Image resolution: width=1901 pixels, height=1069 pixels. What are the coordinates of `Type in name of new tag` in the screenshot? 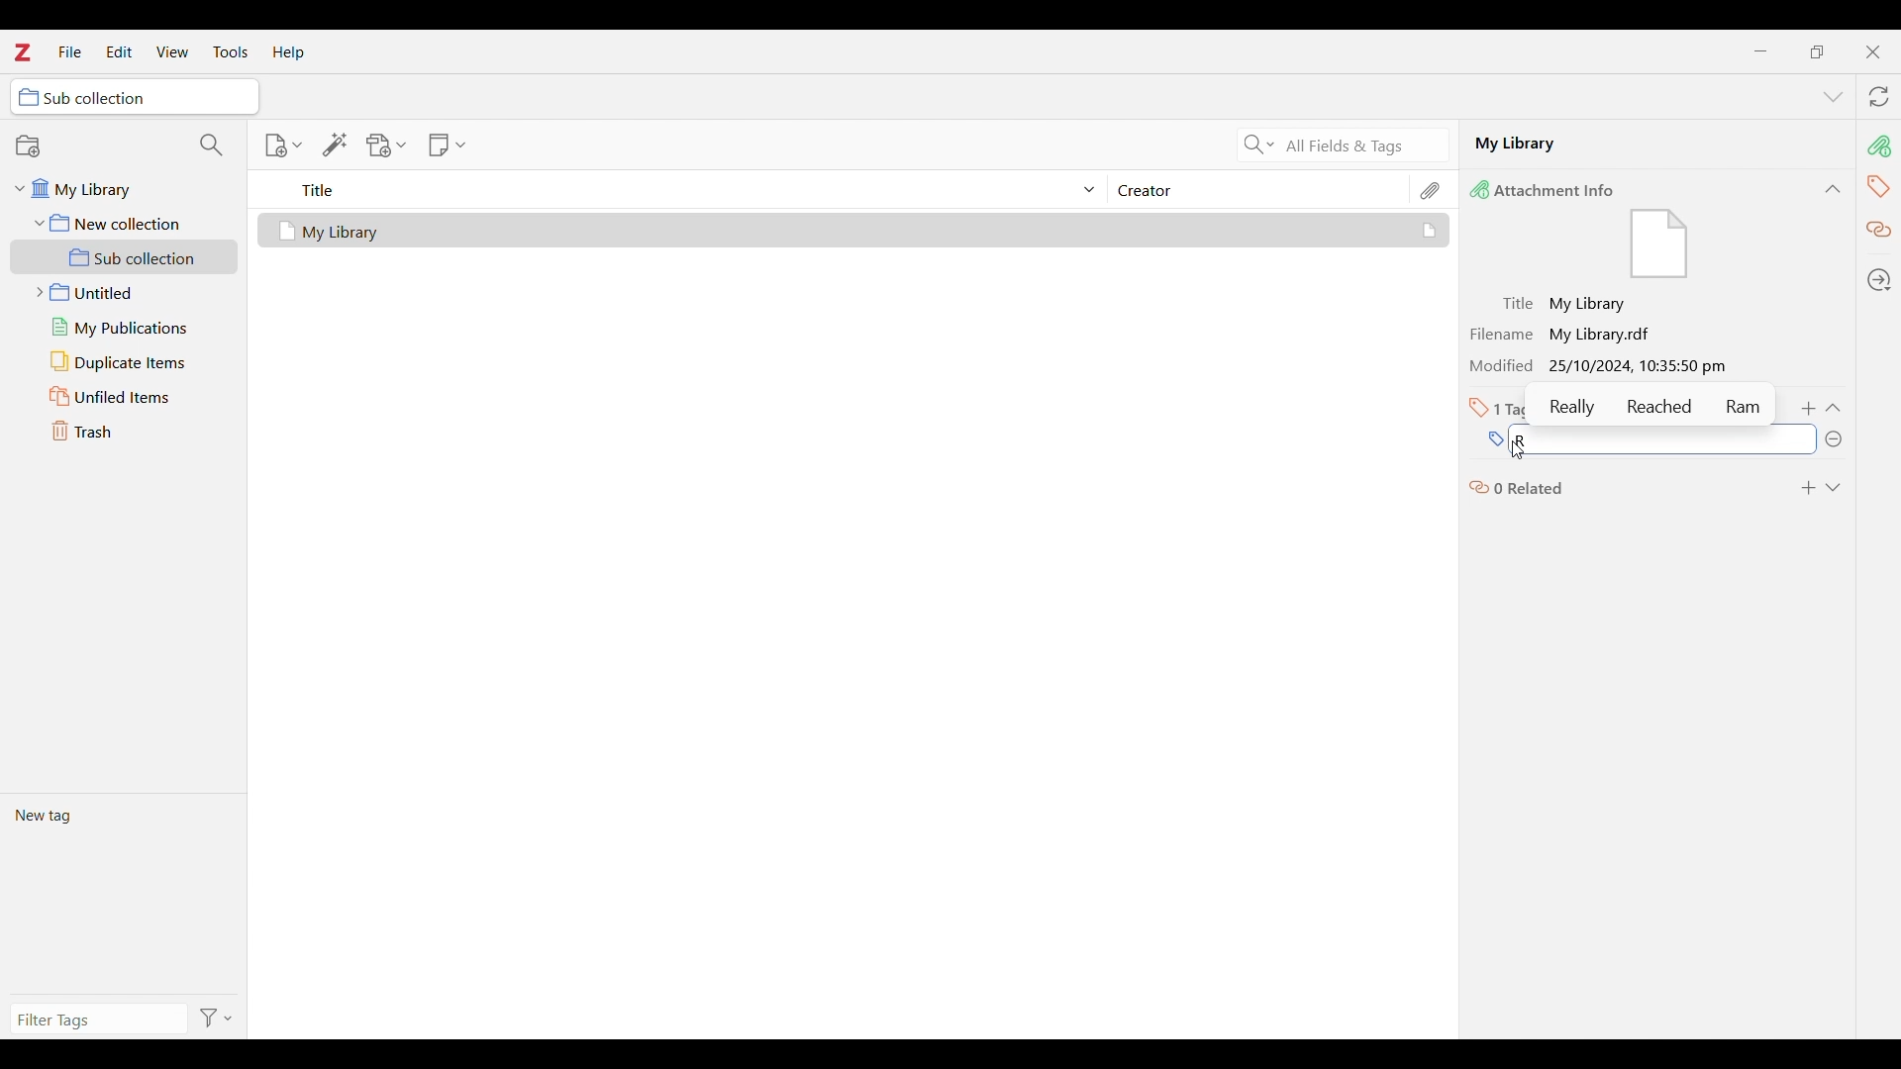 It's located at (1494, 440).